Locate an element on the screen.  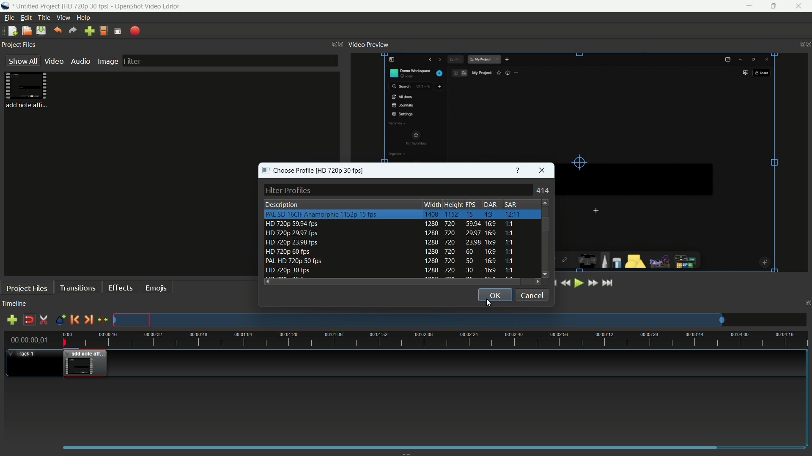
profile-2 is located at coordinates (392, 224).